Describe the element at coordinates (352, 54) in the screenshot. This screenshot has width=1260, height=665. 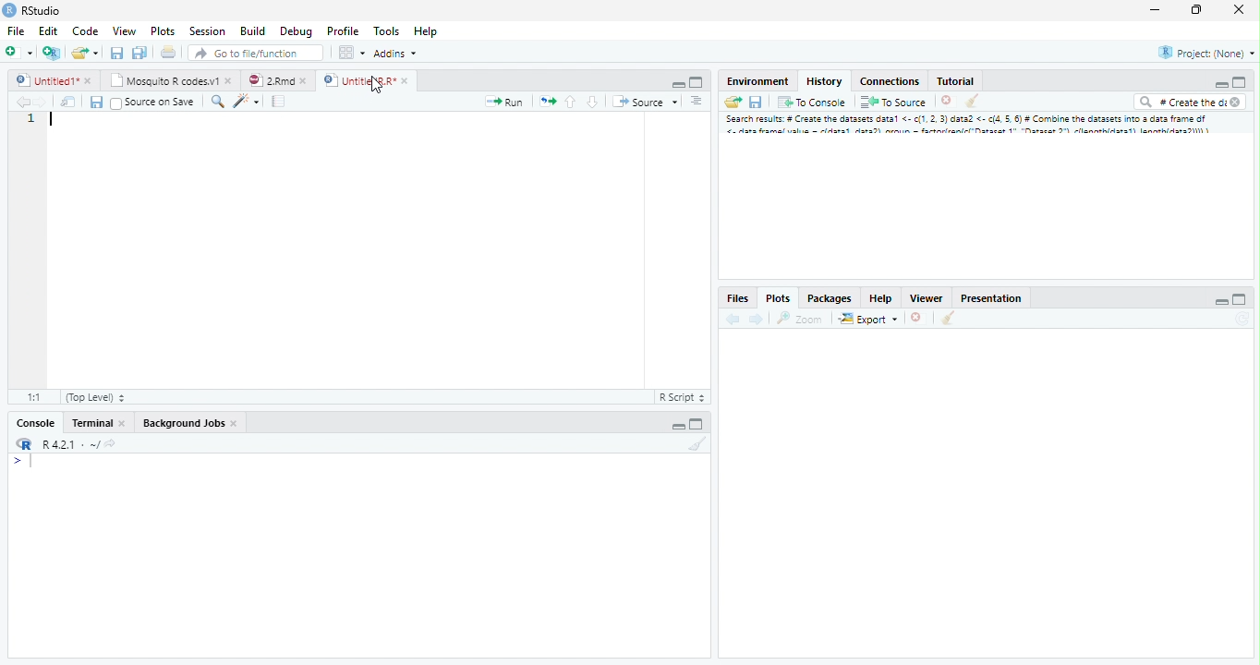
I see `Workspace pane` at that location.